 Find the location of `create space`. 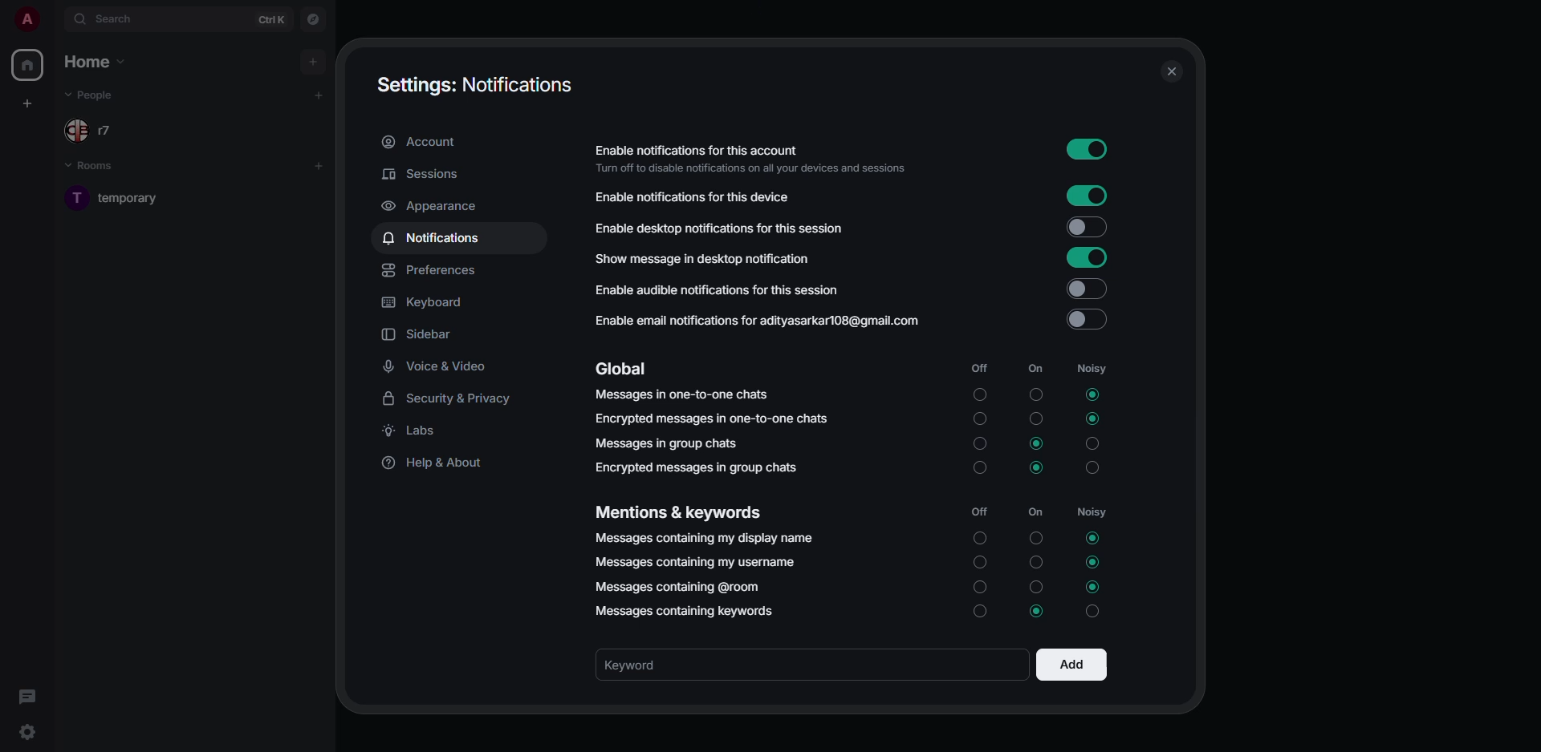

create space is located at coordinates (26, 105).